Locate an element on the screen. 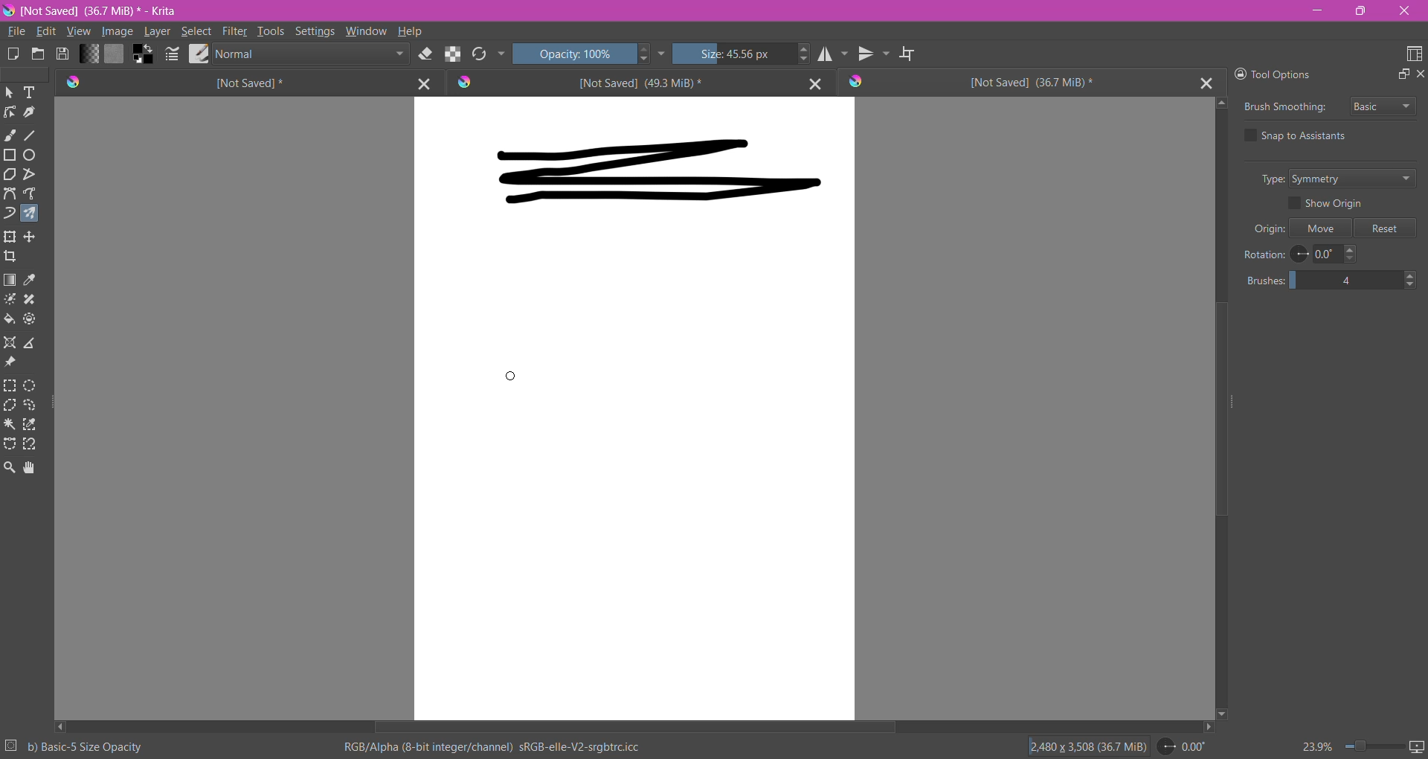 The image size is (1428, 759). Assistant Tool  is located at coordinates (10, 342).